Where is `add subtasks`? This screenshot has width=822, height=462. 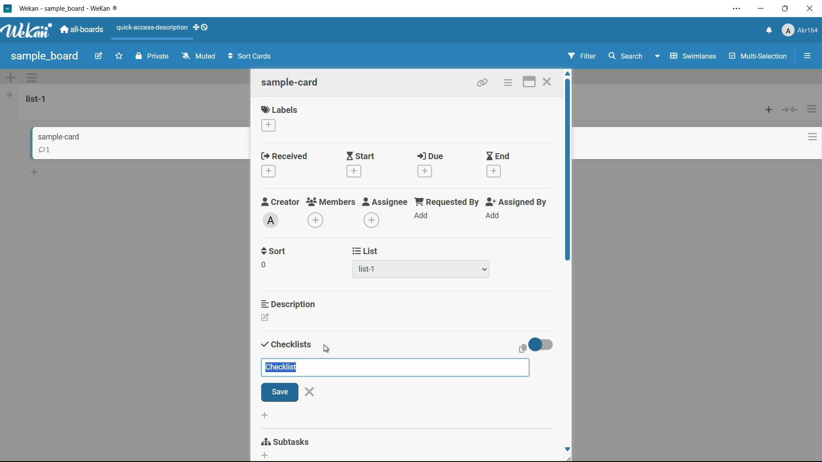
add subtasks is located at coordinates (265, 455).